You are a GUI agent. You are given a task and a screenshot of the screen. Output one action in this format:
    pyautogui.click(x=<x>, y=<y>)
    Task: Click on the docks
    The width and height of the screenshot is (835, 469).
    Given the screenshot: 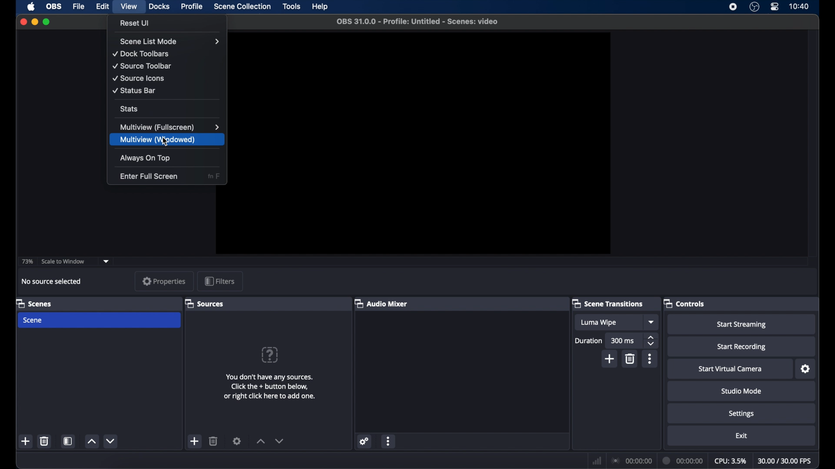 What is the action you would take?
    pyautogui.click(x=159, y=7)
    